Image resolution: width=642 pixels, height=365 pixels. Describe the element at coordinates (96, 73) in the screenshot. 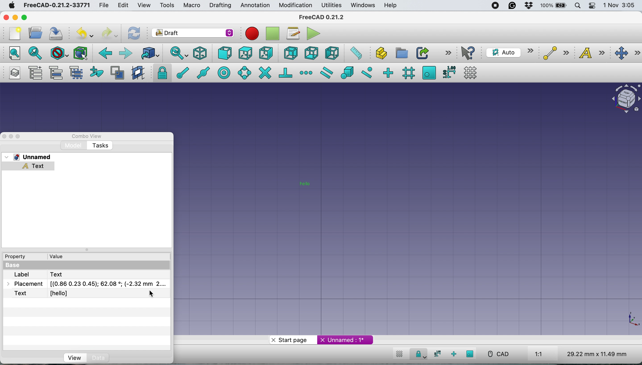

I see `add to construction group` at that location.